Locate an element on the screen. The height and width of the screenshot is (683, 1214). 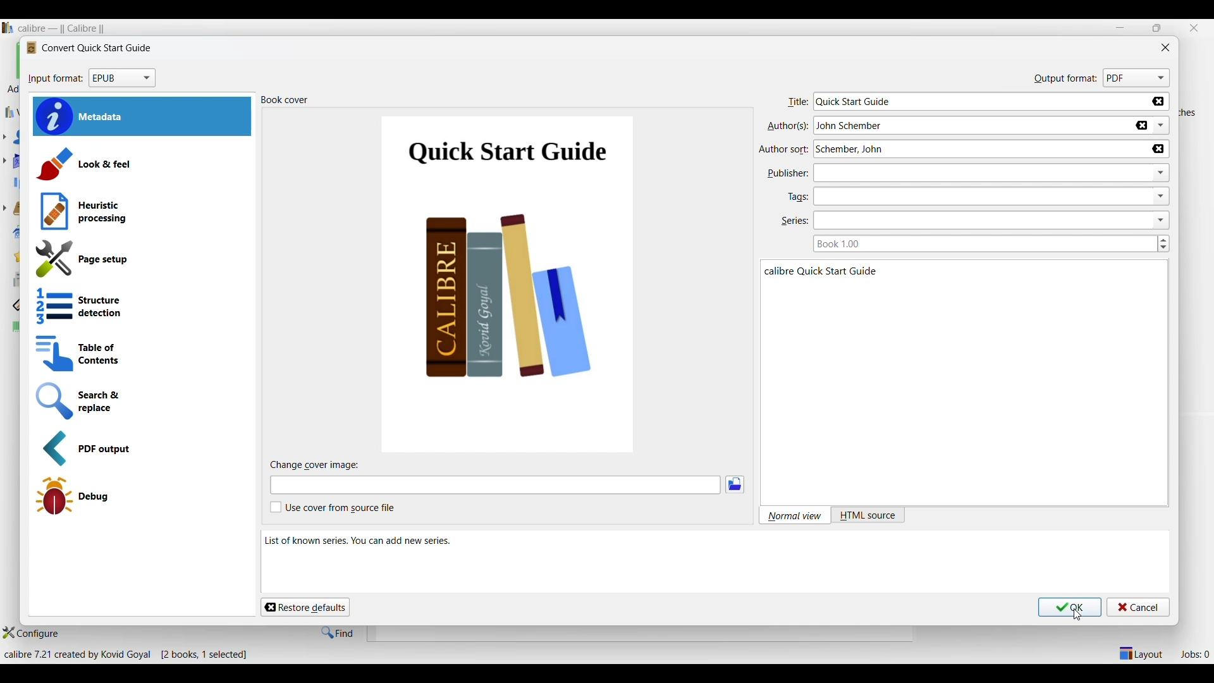
Cancel is located at coordinates (1138, 608).